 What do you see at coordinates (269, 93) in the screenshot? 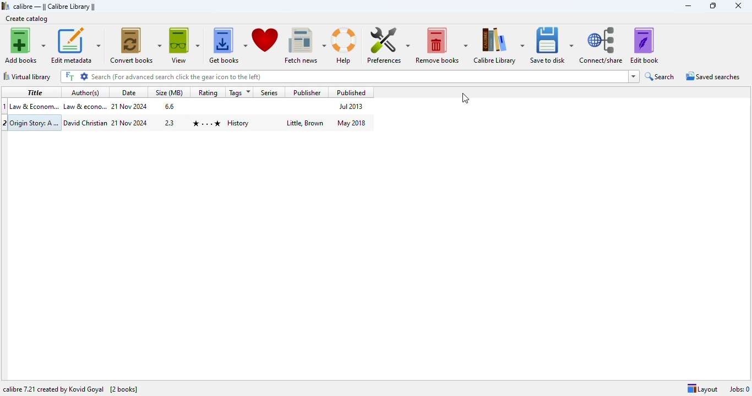
I see `series` at bounding box center [269, 93].